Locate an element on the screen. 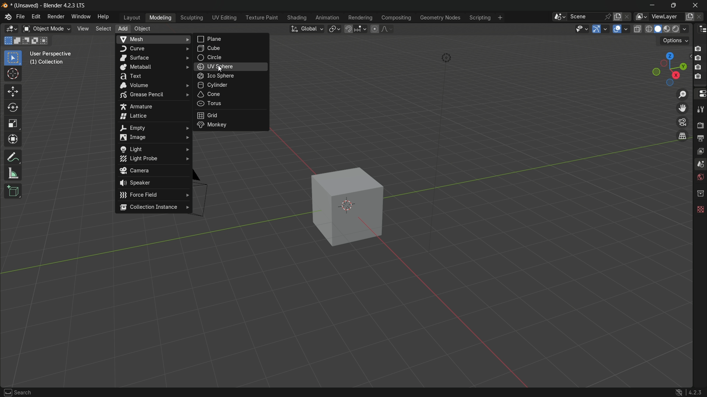  armature is located at coordinates (153, 105).